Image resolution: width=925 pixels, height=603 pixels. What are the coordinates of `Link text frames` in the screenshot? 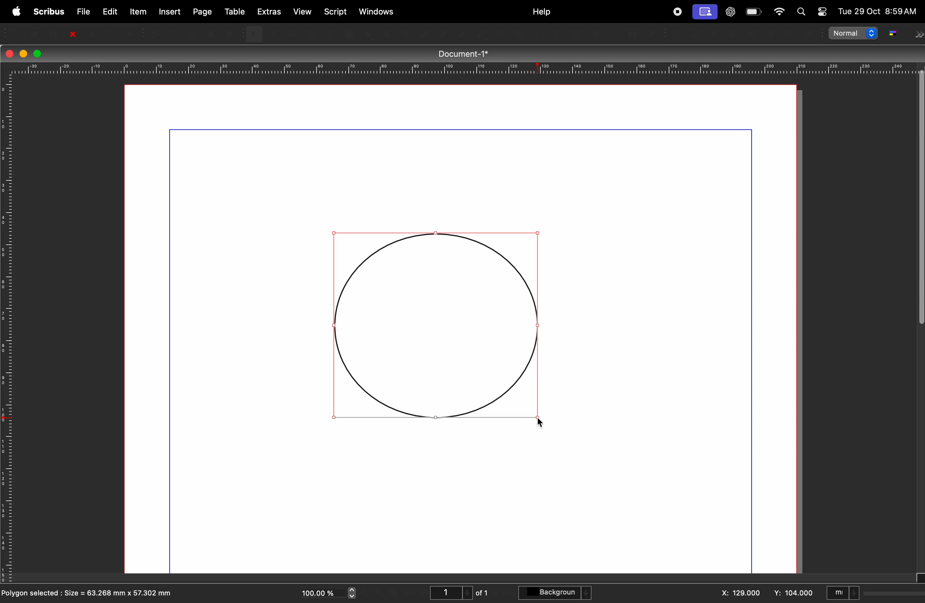 It's located at (576, 33).